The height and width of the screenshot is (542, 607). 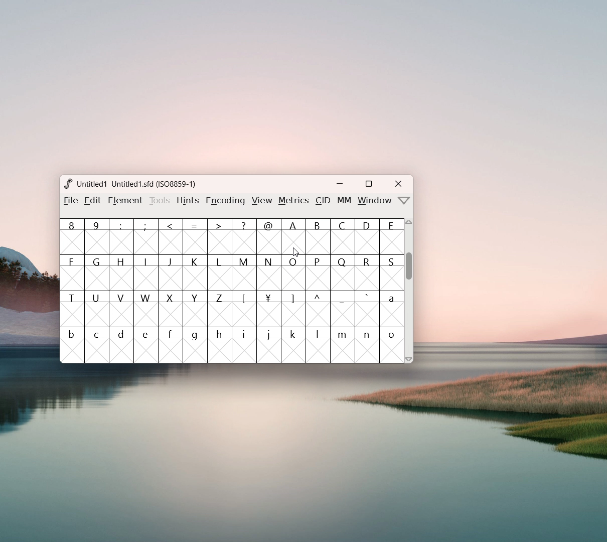 What do you see at coordinates (392, 309) in the screenshot?
I see `a` at bounding box center [392, 309].